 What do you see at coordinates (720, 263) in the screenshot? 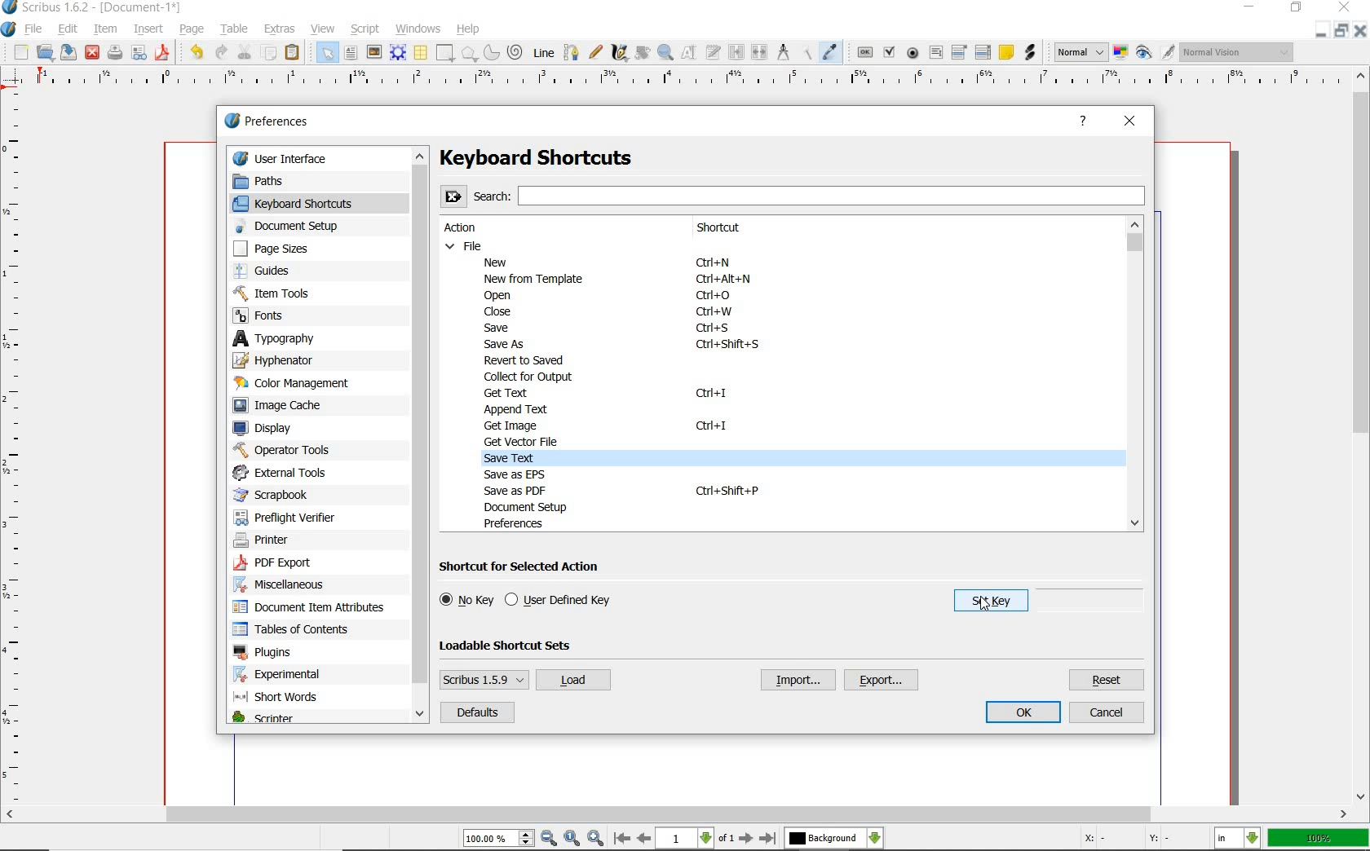
I see `Ctrl + N` at bounding box center [720, 263].